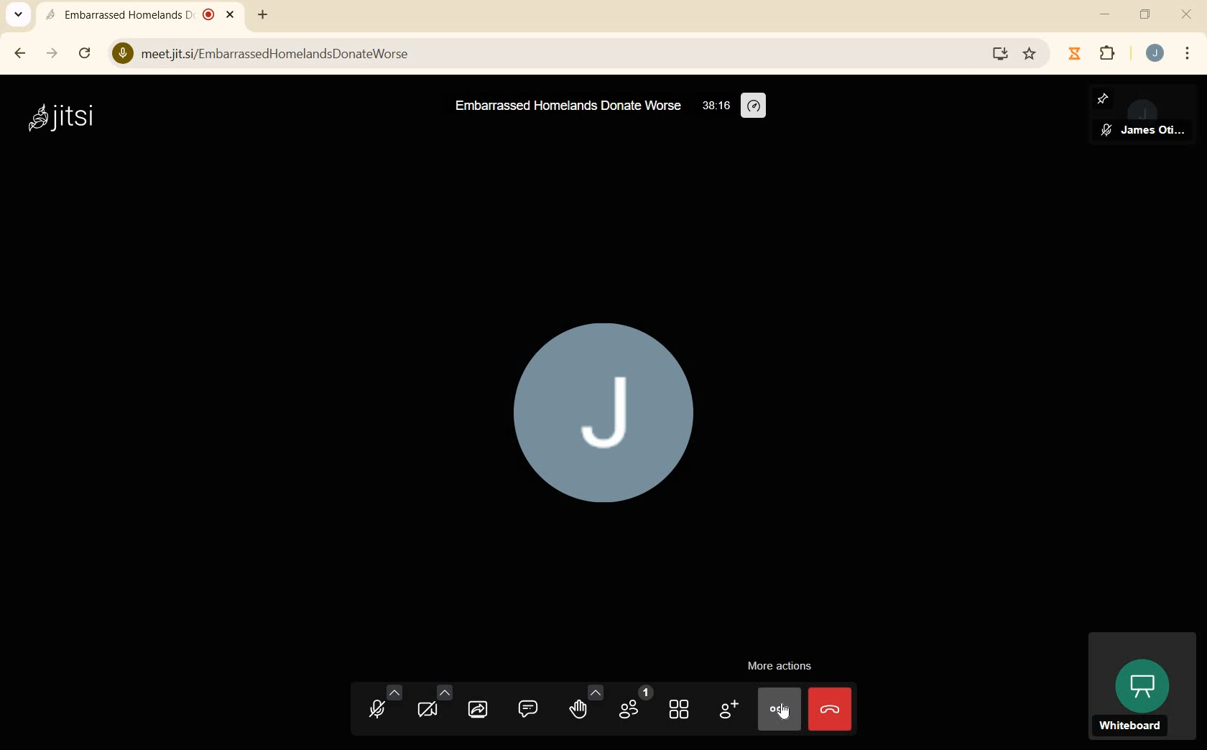 The width and height of the screenshot is (1207, 750). I want to click on account, so click(1155, 52).